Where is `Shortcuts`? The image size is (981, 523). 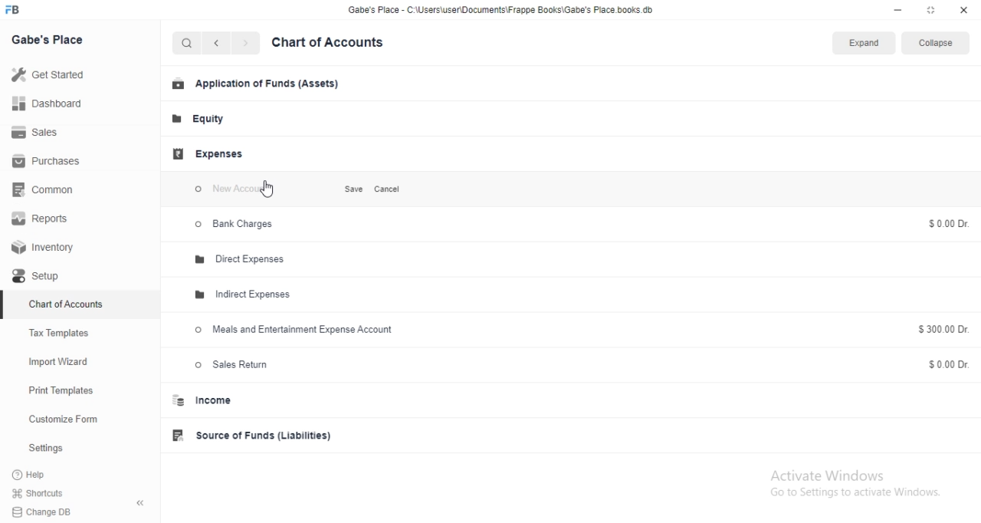
Shortcuts is located at coordinates (82, 495).